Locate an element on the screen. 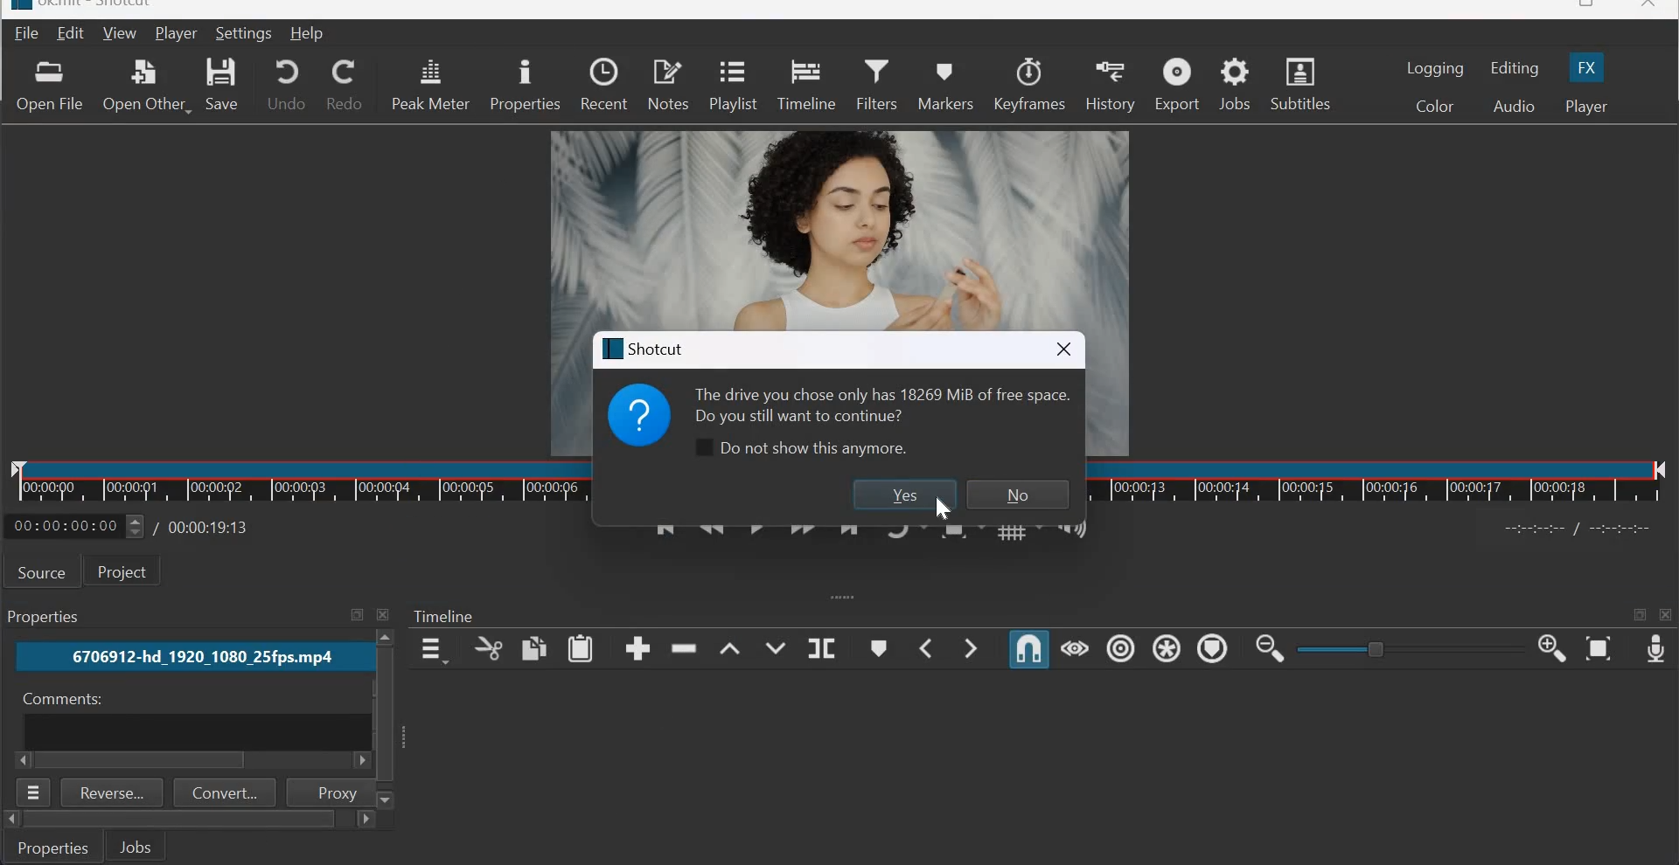   is located at coordinates (383, 714).